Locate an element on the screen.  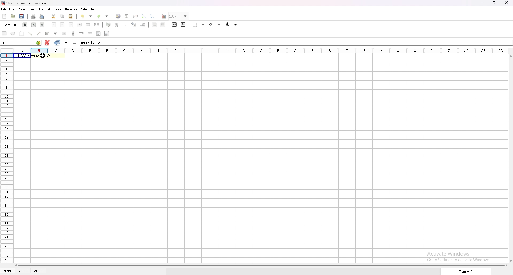
arrowed line is located at coordinates (39, 33).